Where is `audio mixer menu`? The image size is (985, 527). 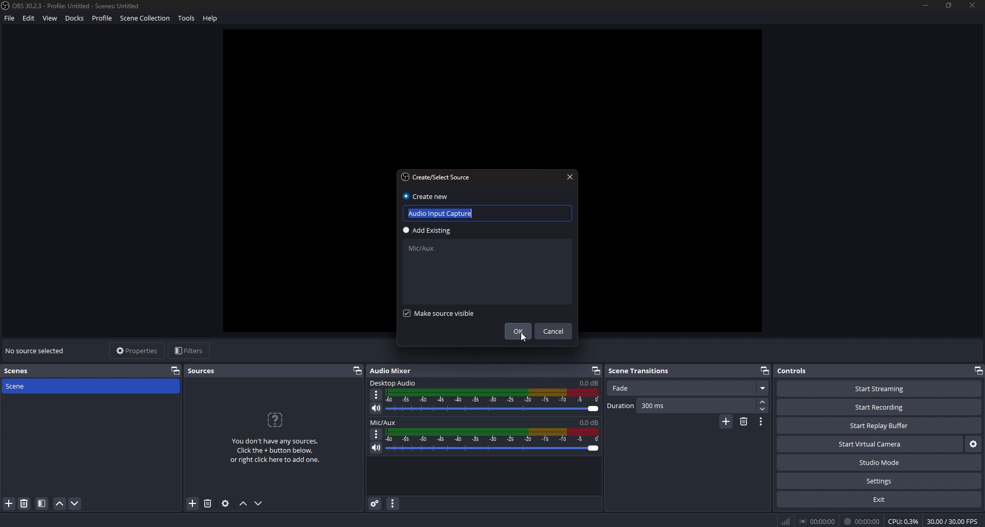
audio mixer menu is located at coordinates (393, 503).